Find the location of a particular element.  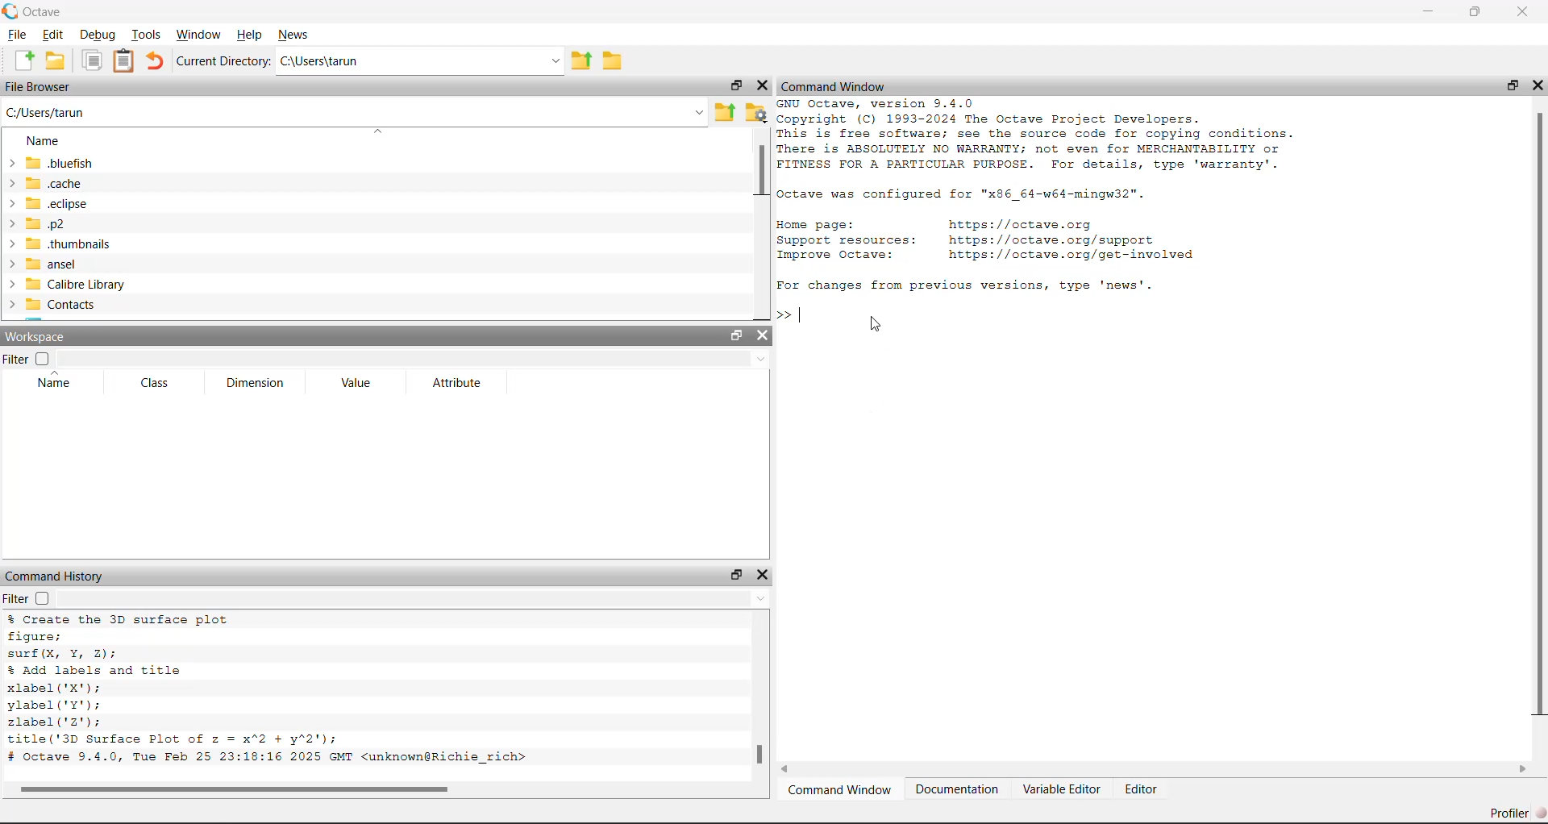

ansel is located at coordinates (48, 264).